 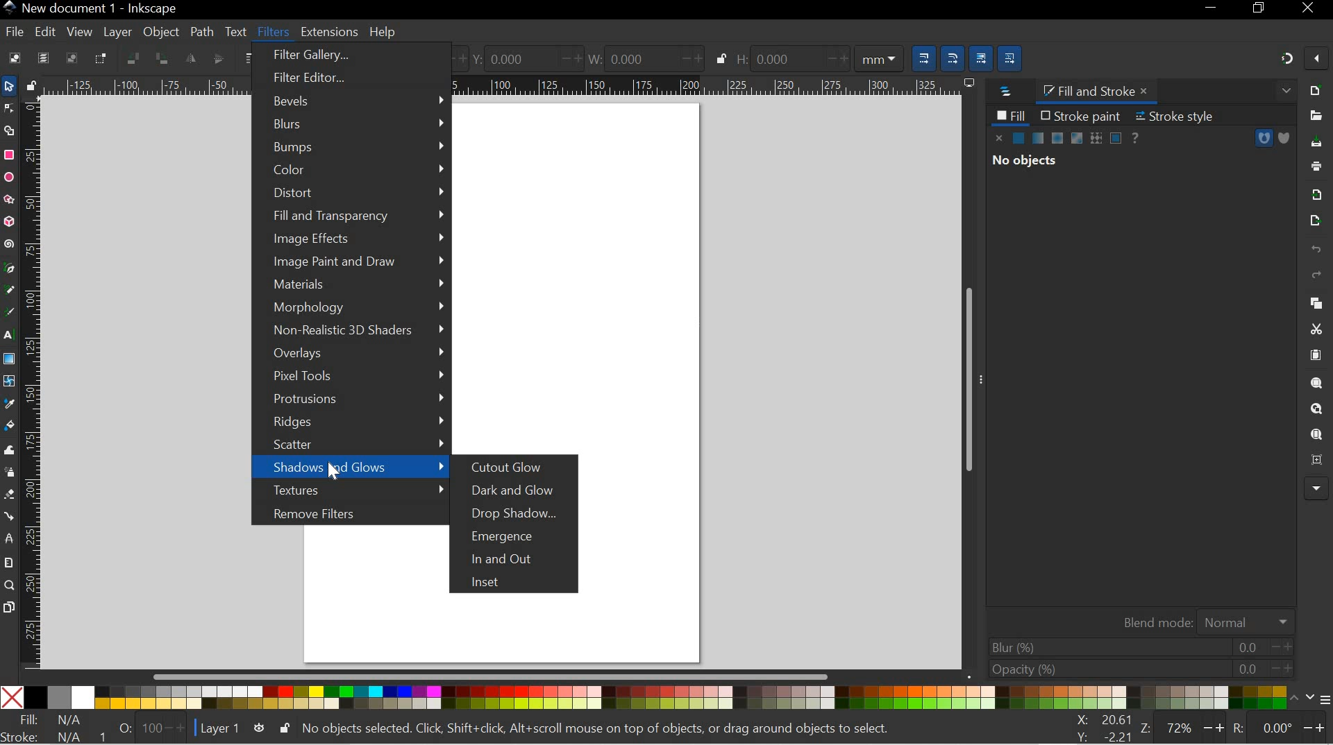 What do you see at coordinates (1316, 89) in the screenshot?
I see `NEW` at bounding box center [1316, 89].